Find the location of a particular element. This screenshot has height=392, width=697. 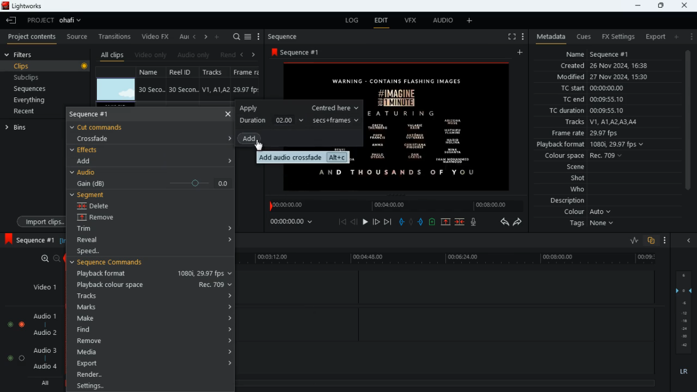

sequence is located at coordinates (99, 115).